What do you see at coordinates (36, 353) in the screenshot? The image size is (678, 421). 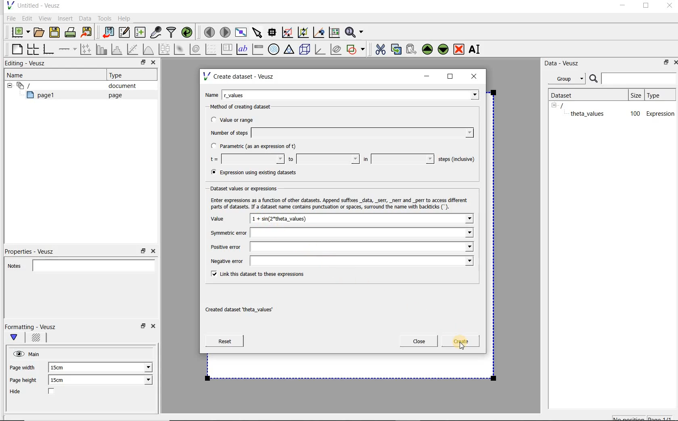 I see `Main` at bounding box center [36, 353].